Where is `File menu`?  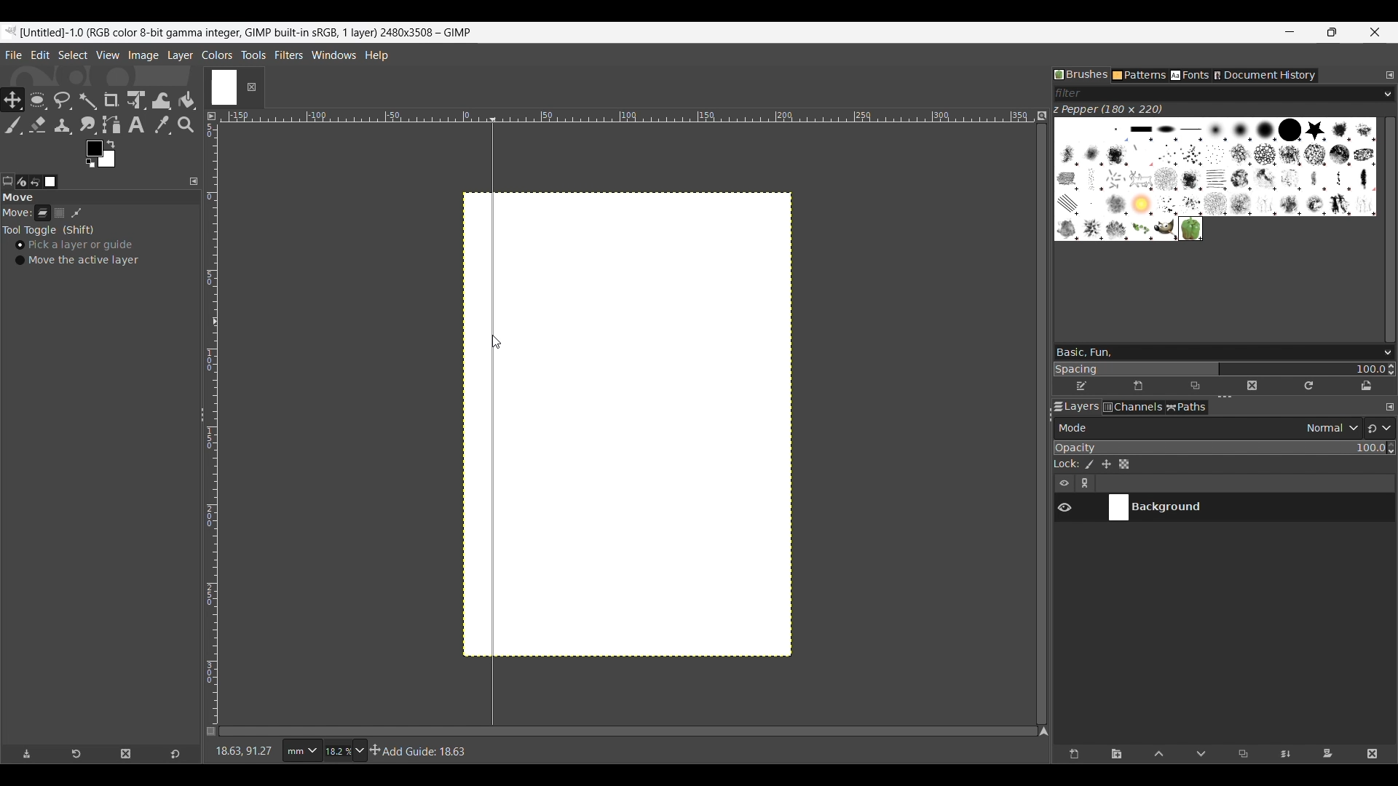 File menu is located at coordinates (13, 55).